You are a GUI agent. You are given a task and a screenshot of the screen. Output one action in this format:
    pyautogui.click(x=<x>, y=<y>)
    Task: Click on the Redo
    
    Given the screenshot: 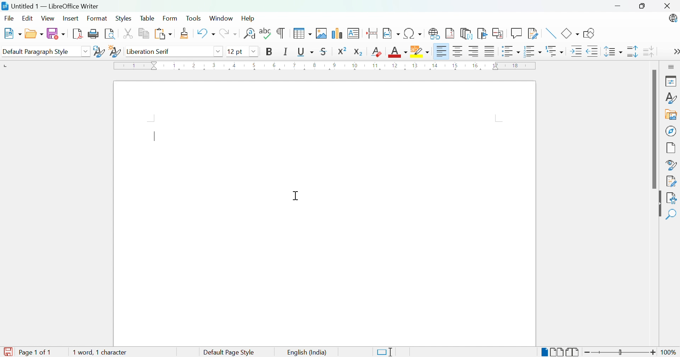 What is the action you would take?
    pyautogui.click(x=229, y=34)
    